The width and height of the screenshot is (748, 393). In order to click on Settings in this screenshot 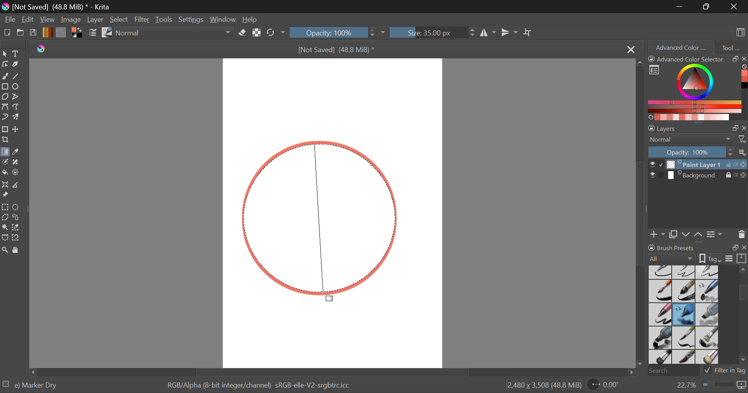, I will do `click(714, 234)`.